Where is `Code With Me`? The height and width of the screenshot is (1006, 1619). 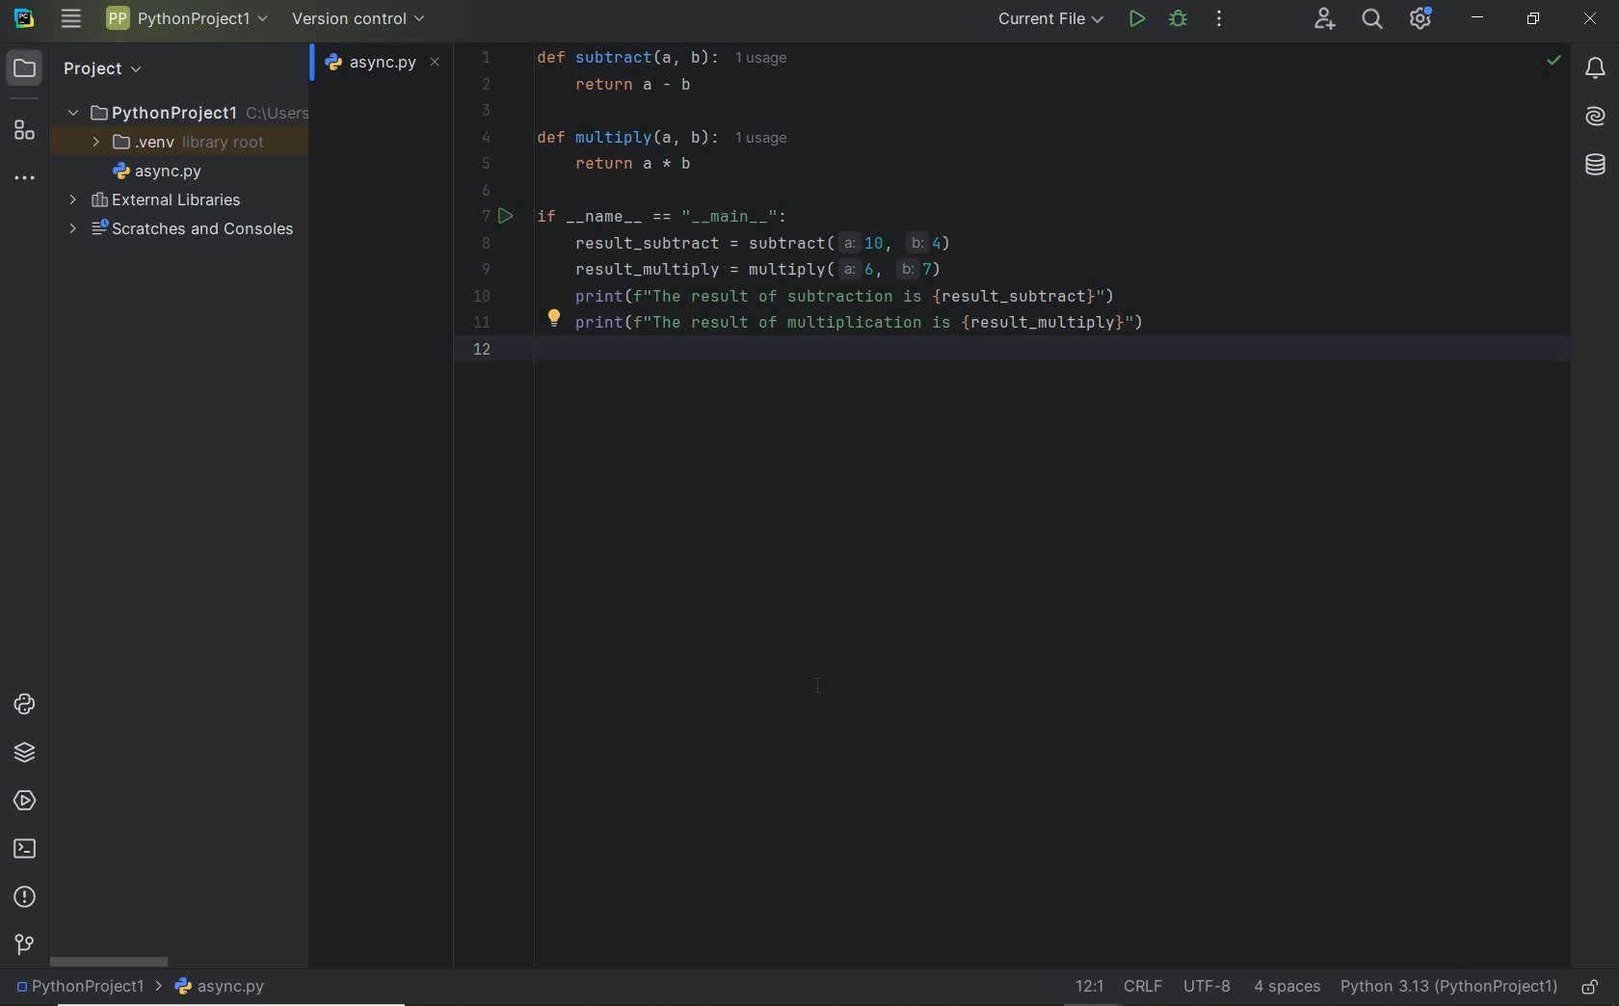
Code With Me is located at coordinates (1324, 19).